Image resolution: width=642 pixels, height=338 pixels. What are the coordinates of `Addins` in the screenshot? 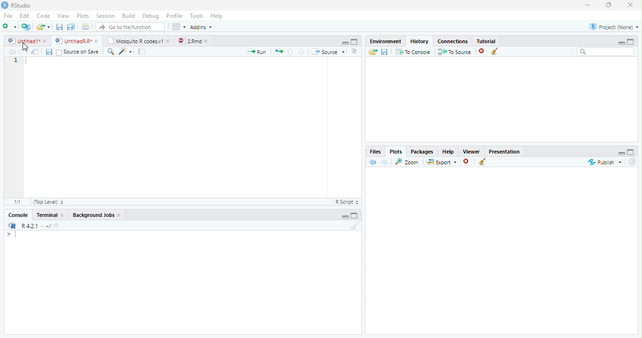 It's located at (203, 26).